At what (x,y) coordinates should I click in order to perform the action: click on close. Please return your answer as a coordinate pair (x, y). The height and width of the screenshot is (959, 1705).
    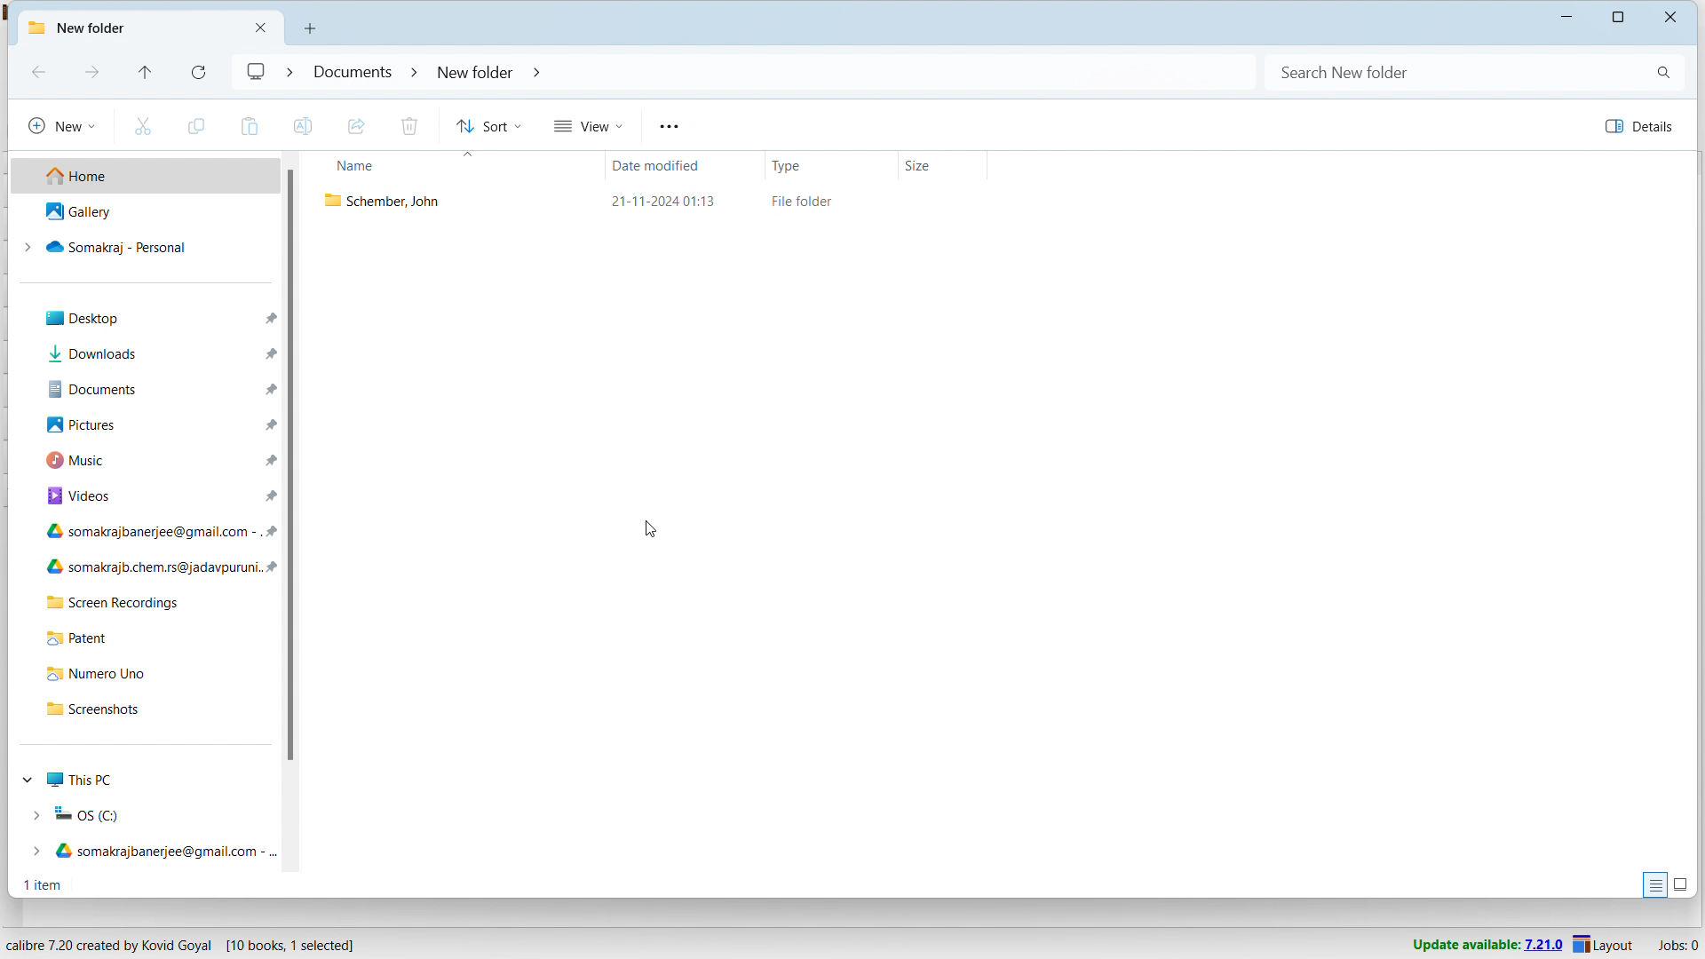
    Looking at the image, I should click on (1676, 13).